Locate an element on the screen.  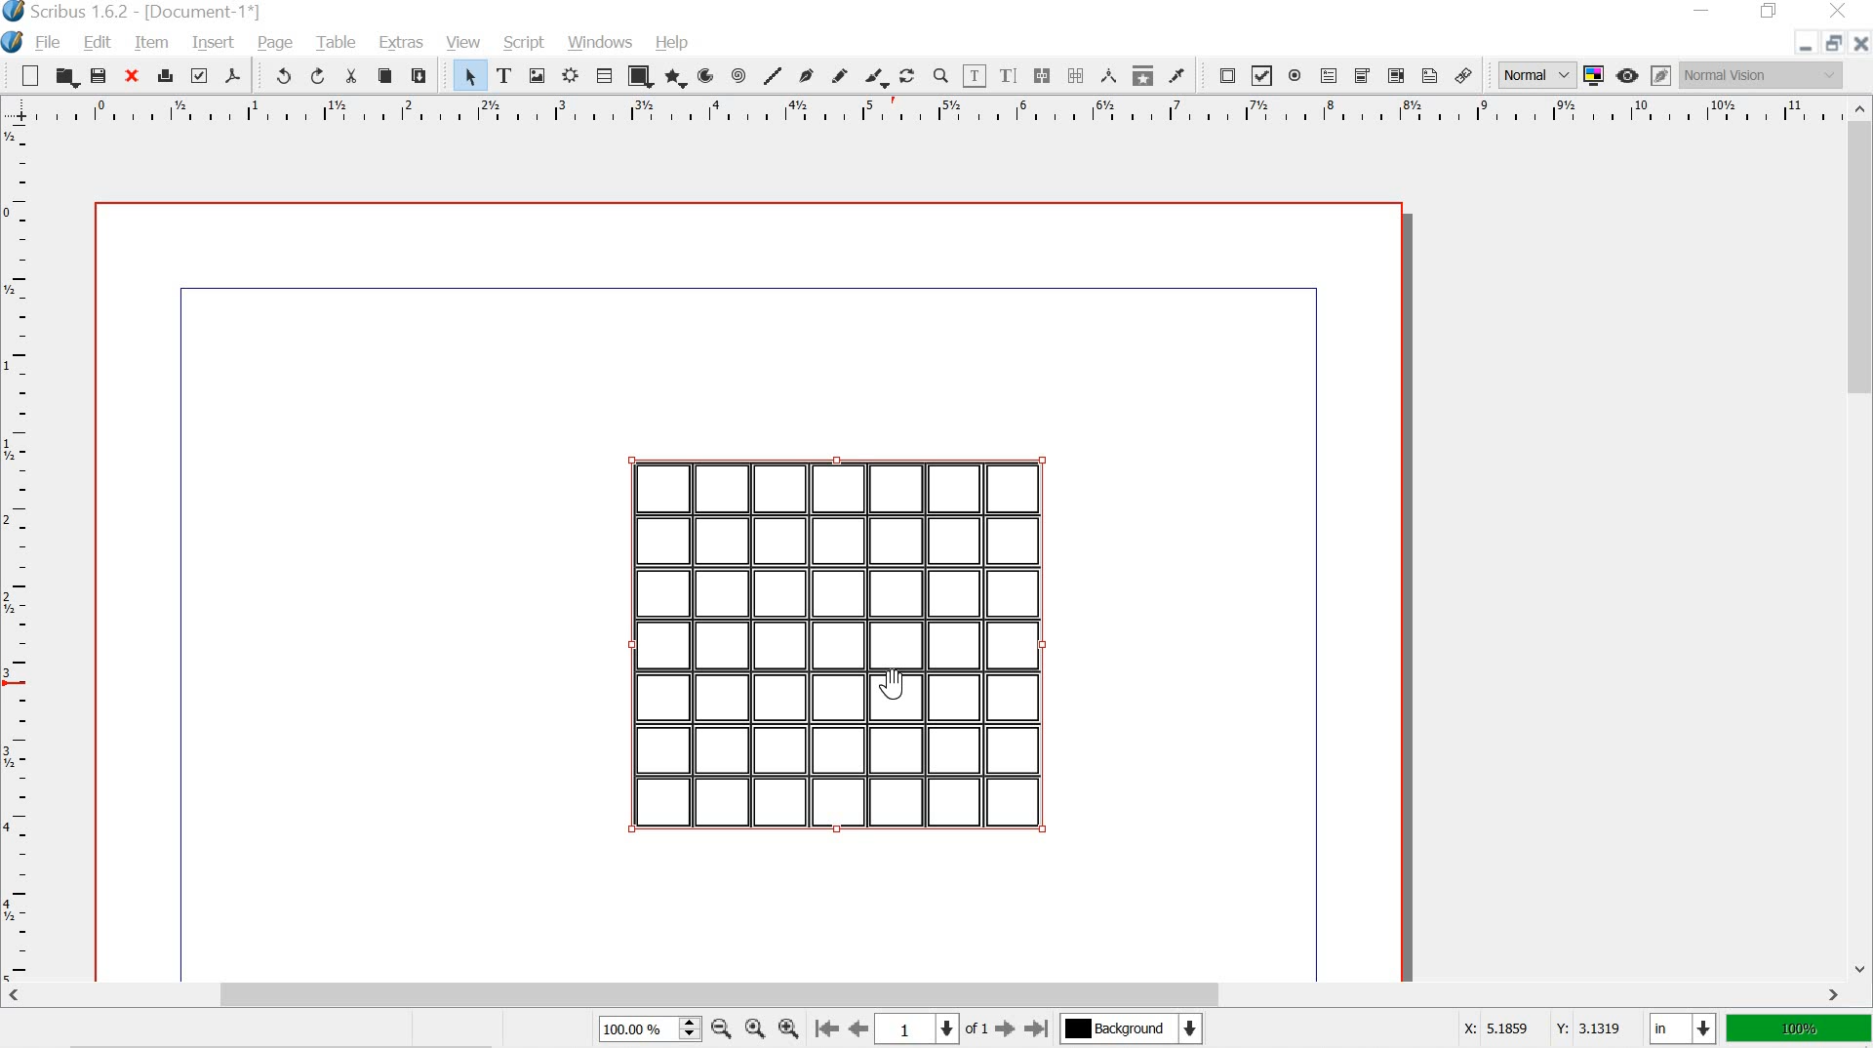
freehand line is located at coordinates (841, 74).